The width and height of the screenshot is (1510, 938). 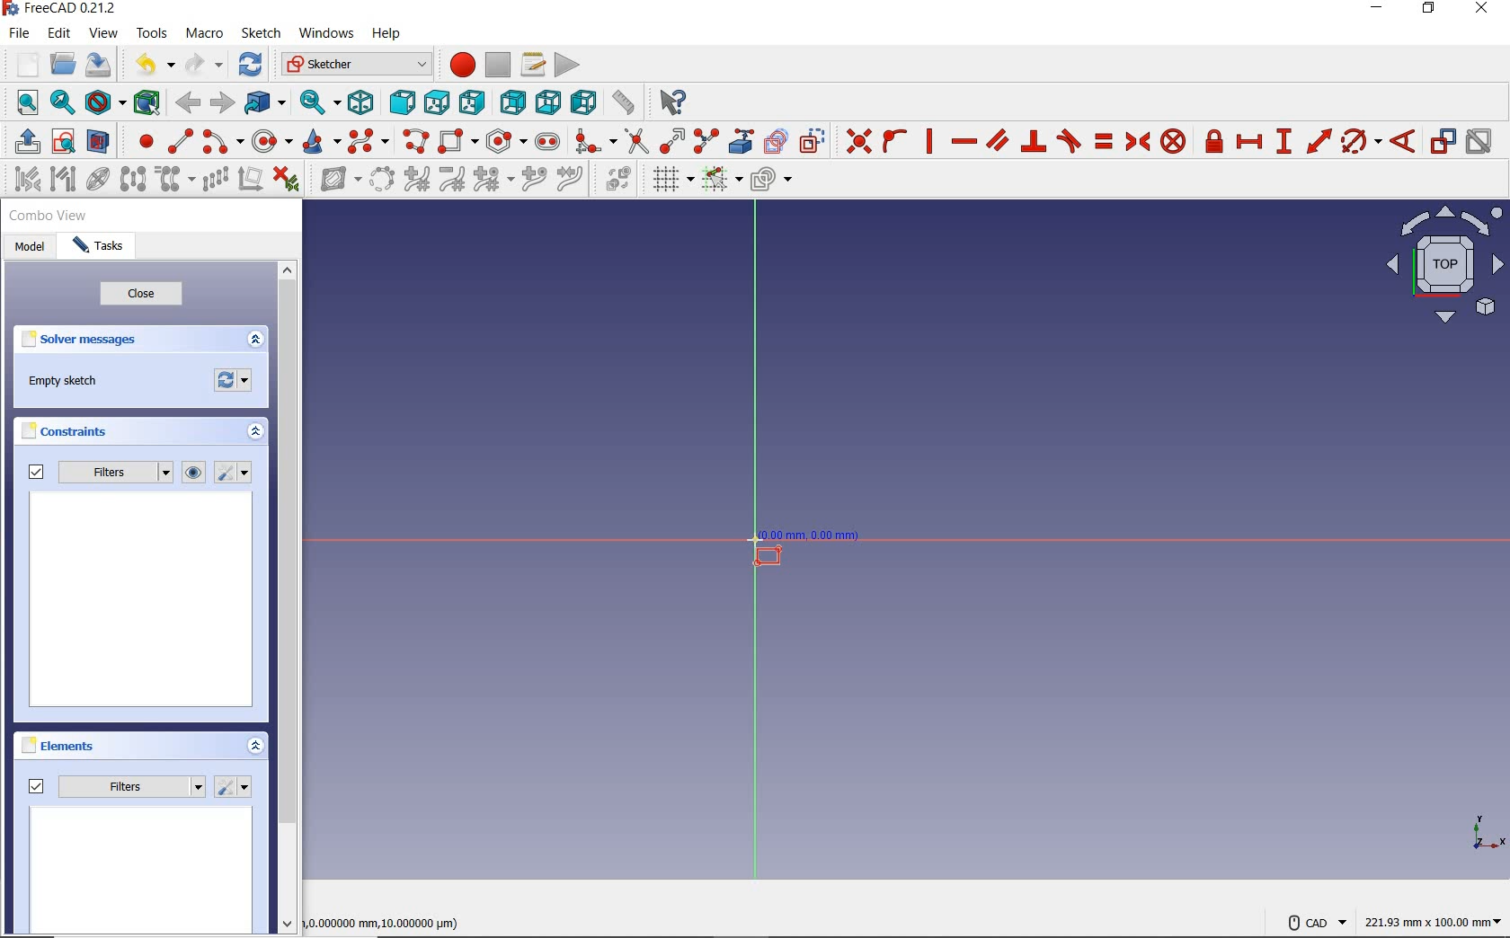 I want to click on expand, so click(x=255, y=340).